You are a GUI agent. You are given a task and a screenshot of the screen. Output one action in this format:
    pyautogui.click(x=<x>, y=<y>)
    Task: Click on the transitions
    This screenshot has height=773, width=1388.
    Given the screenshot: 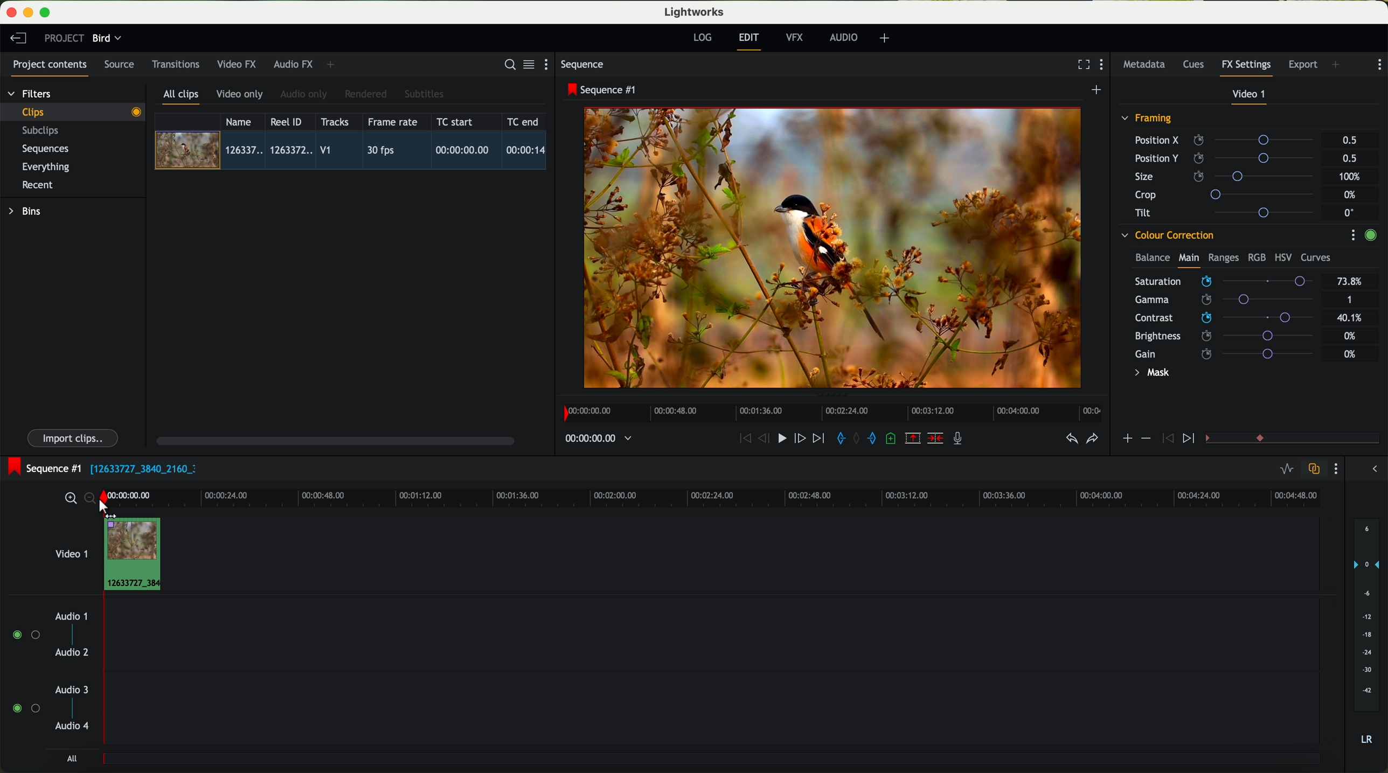 What is the action you would take?
    pyautogui.click(x=175, y=64)
    